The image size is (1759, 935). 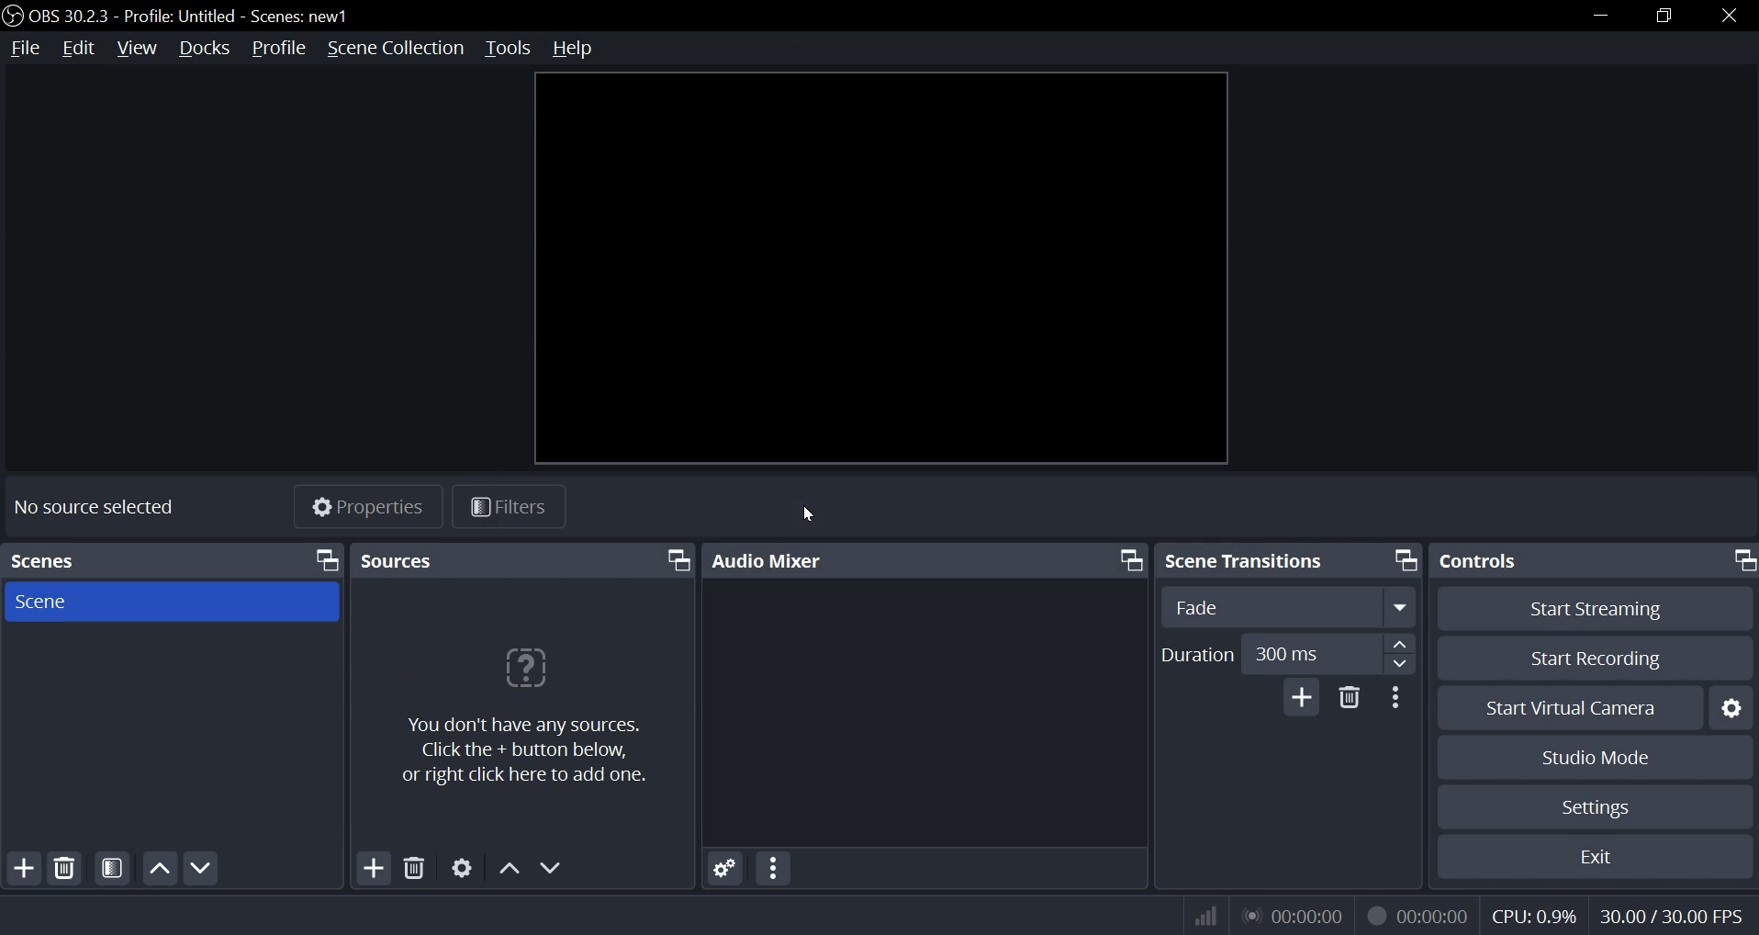 What do you see at coordinates (1417, 914) in the screenshot?
I see `record streamed` at bounding box center [1417, 914].